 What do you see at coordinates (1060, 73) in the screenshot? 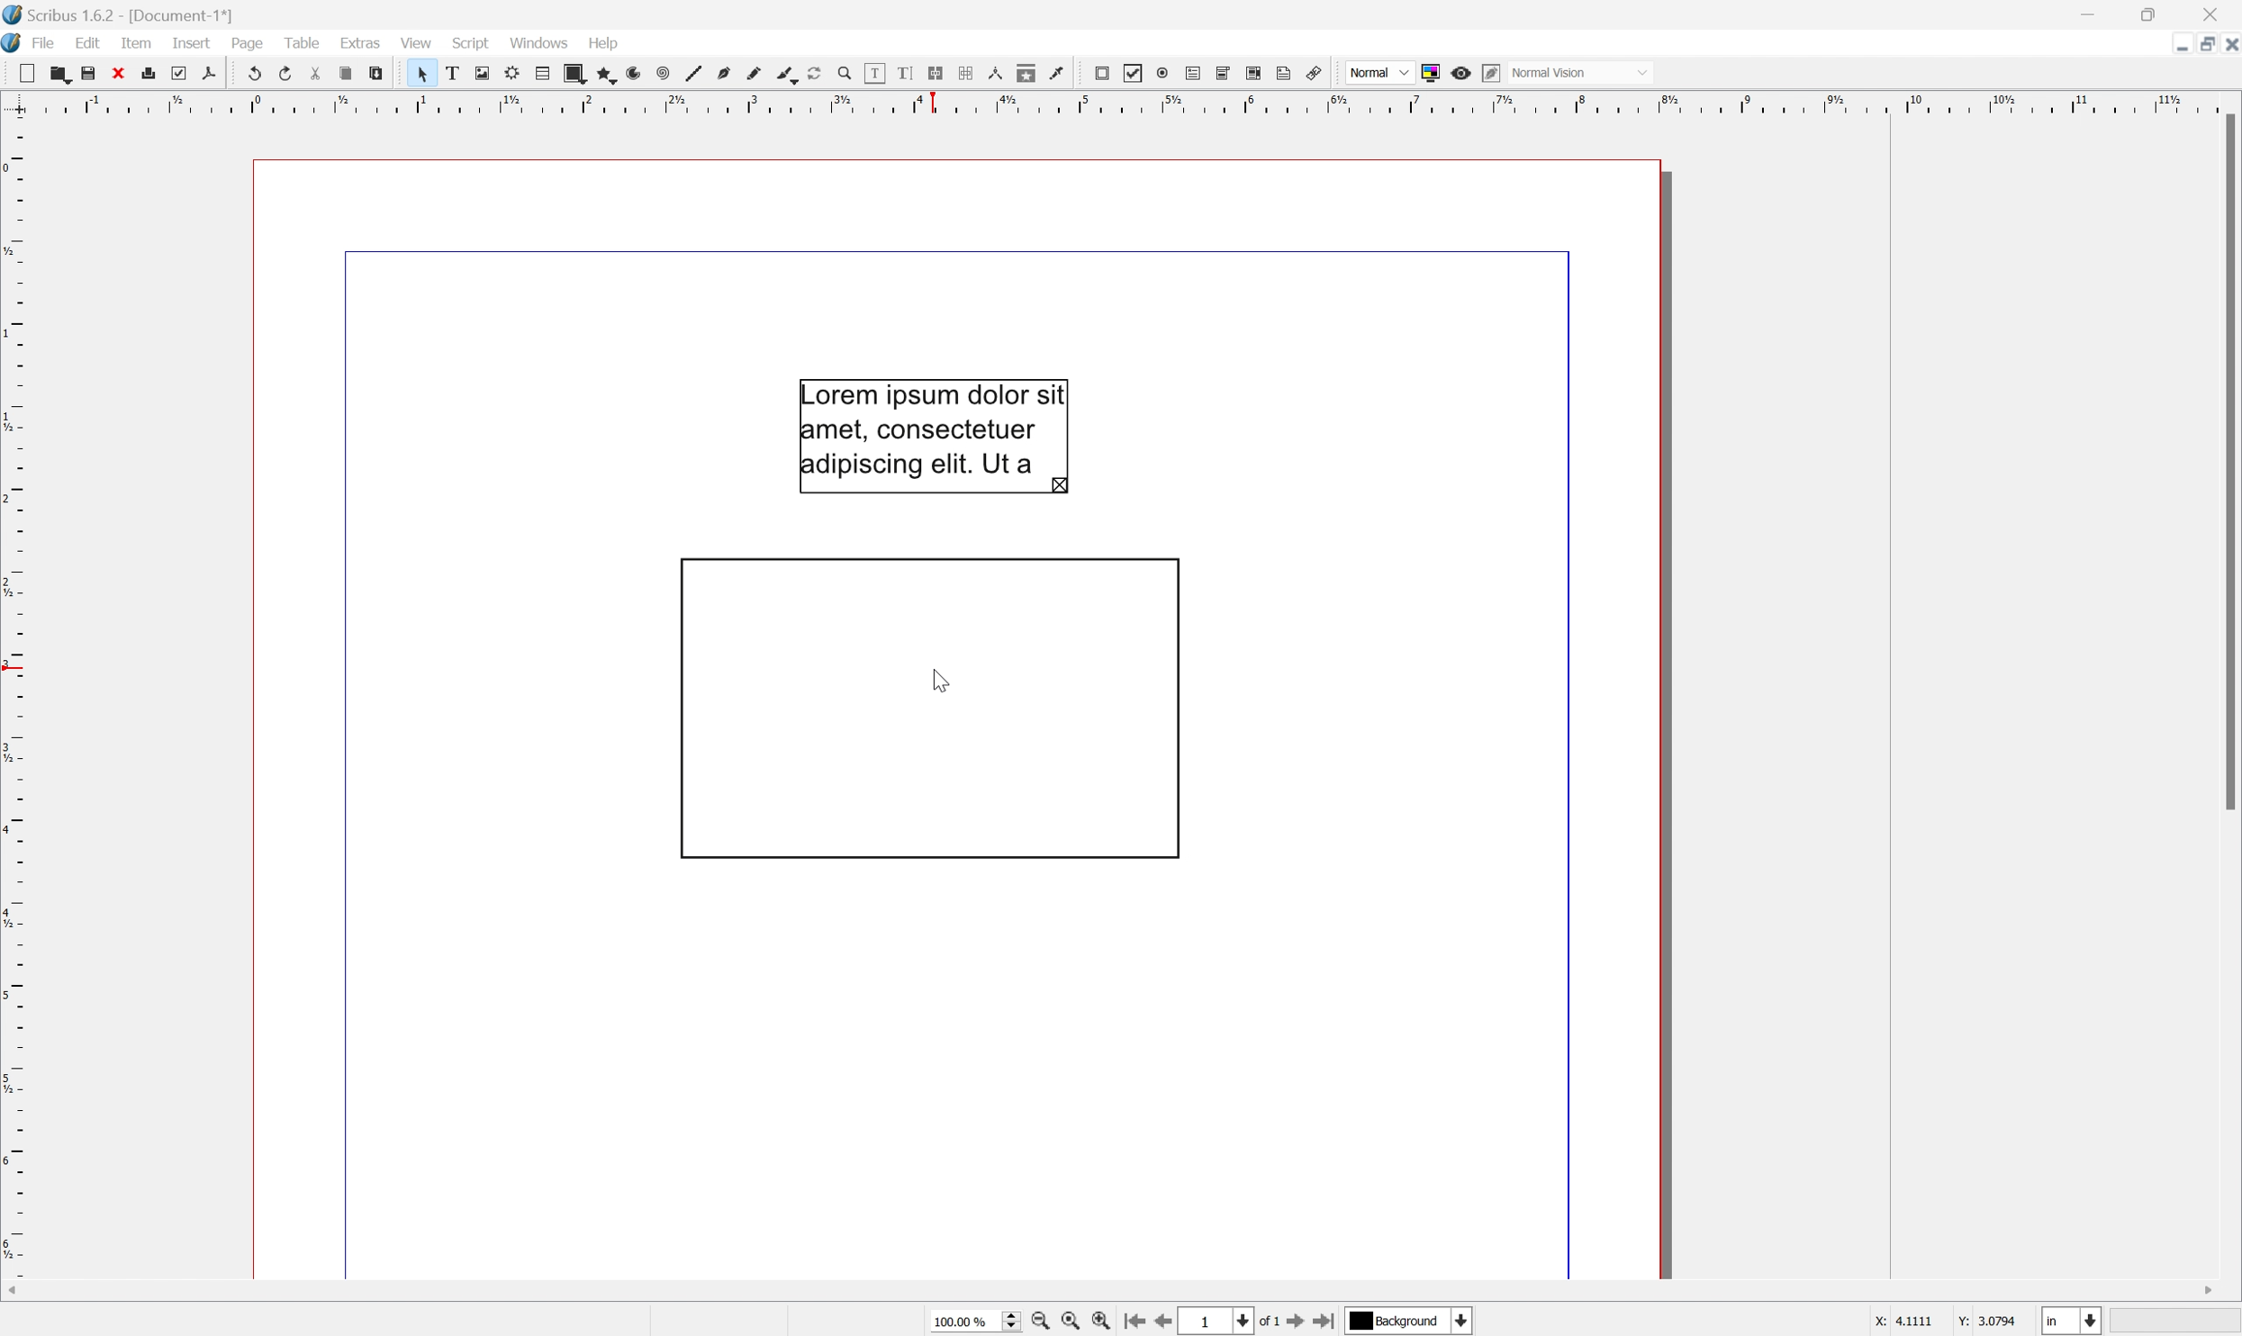
I see `Eye dropper` at bounding box center [1060, 73].